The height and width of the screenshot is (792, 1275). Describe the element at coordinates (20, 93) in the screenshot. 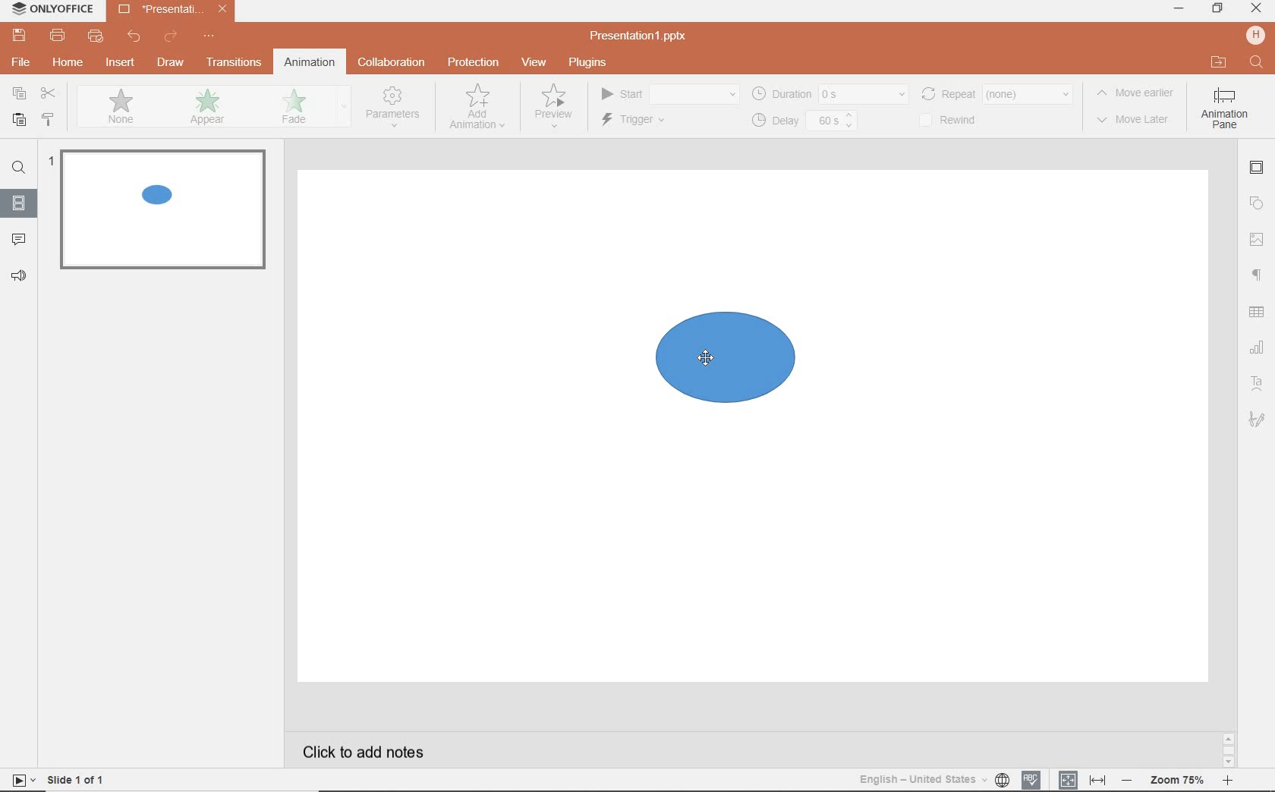

I see `copy` at that location.